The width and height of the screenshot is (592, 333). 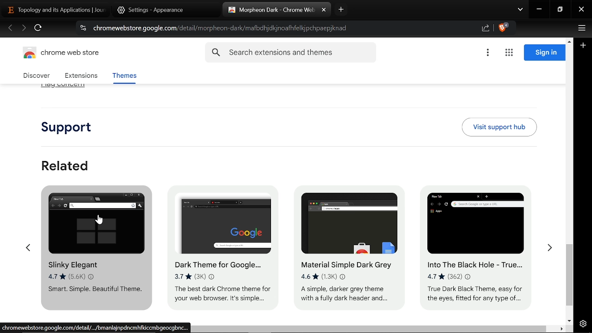 What do you see at coordinates (584, 46) in the screenshot?
I see `Plus` at bounding box center [584, 46].